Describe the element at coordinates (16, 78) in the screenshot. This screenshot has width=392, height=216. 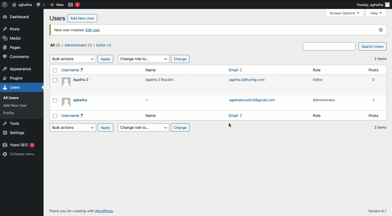
I see `plugins` at that location.